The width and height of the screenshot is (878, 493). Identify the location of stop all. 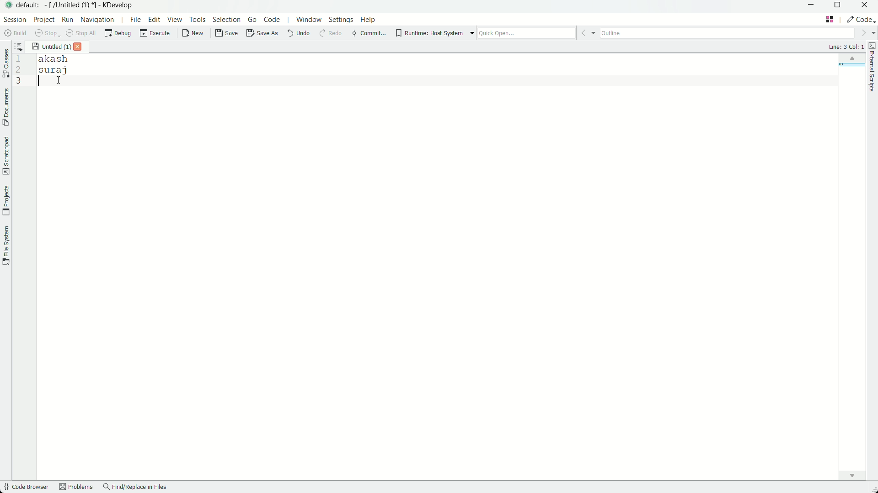
(80, 33).